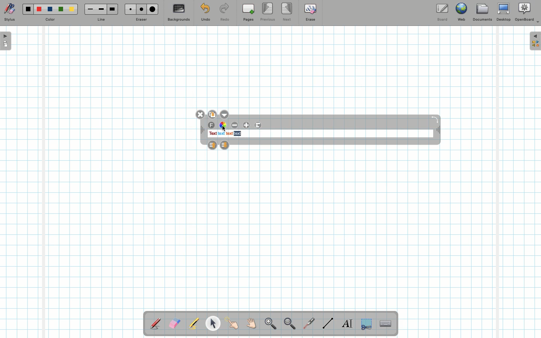  What do you see at coordinates (212, 113) in the screenshot?
I see `Duplicate` at bounding box center [212, 113].